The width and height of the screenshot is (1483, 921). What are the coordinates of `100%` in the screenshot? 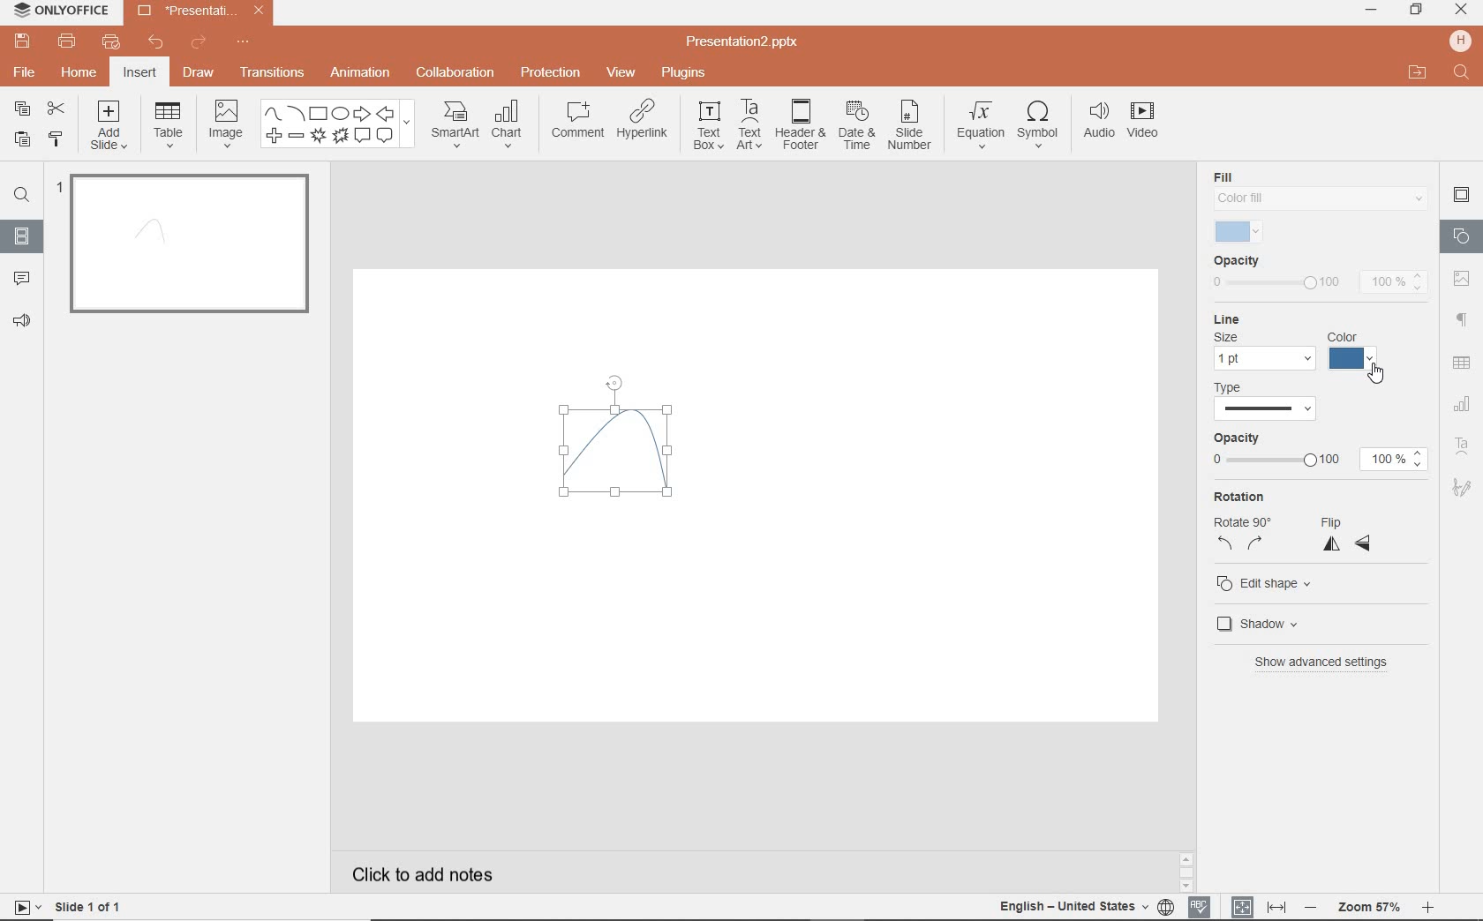 It's located at (1392, 460).